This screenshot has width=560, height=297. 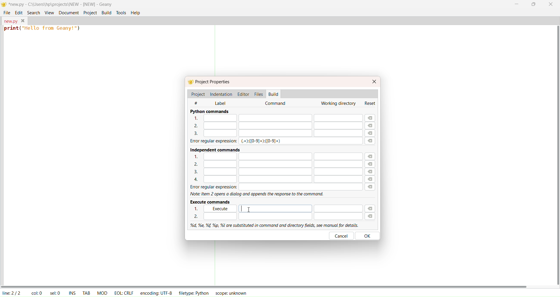 What do you see at coordinates (262, 141) in the screenshot?
I see `error type` at bounding box center [262, 141].